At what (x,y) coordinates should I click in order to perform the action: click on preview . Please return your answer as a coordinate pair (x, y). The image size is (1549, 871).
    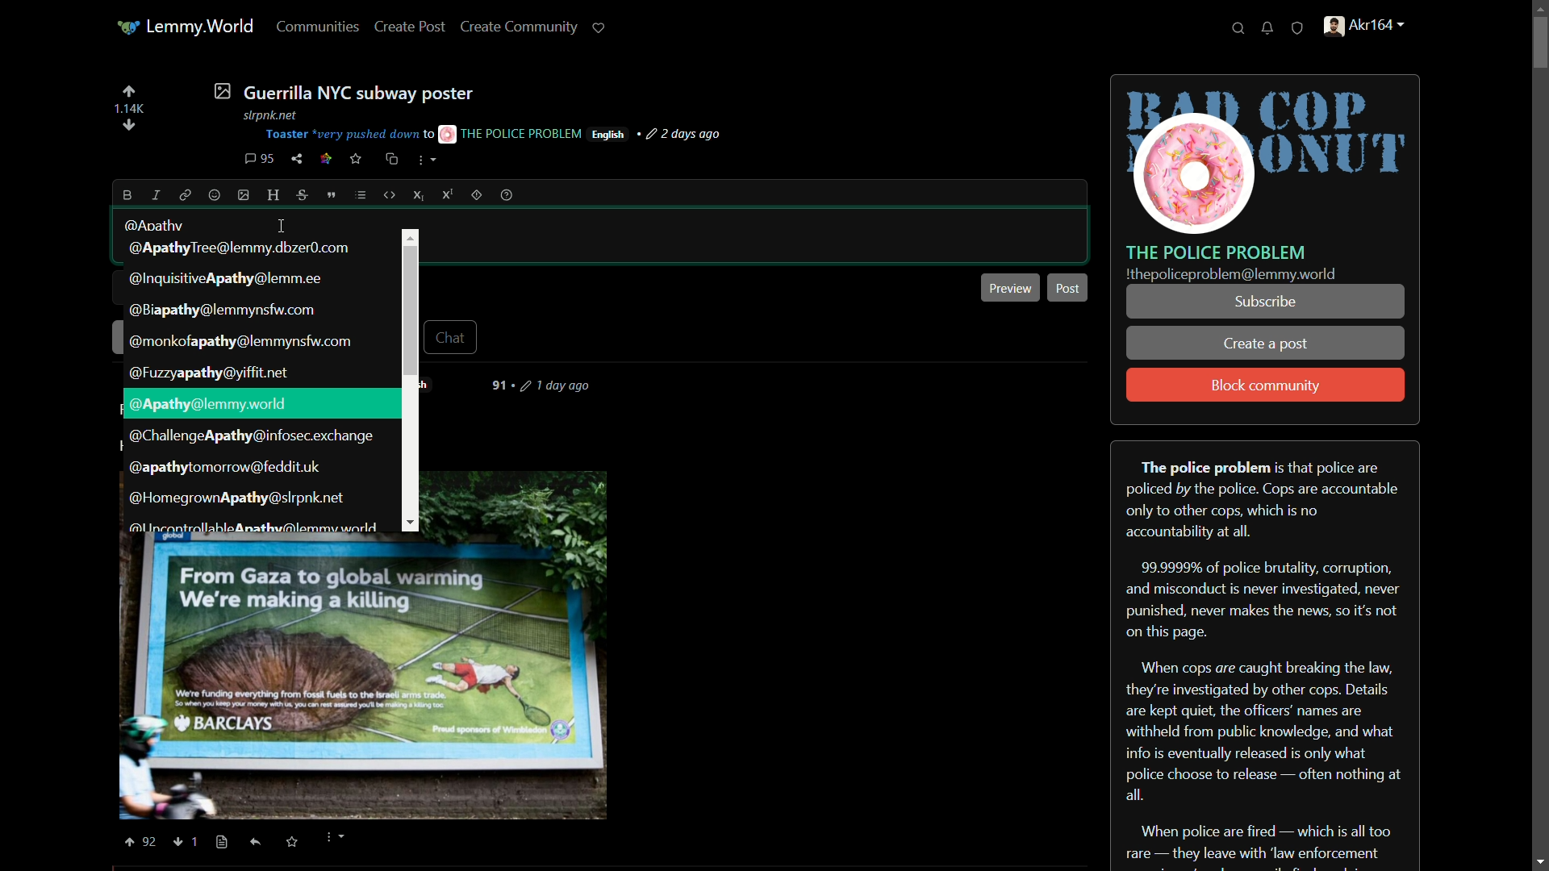
    Looking at the image, I should click on (1011, 287).